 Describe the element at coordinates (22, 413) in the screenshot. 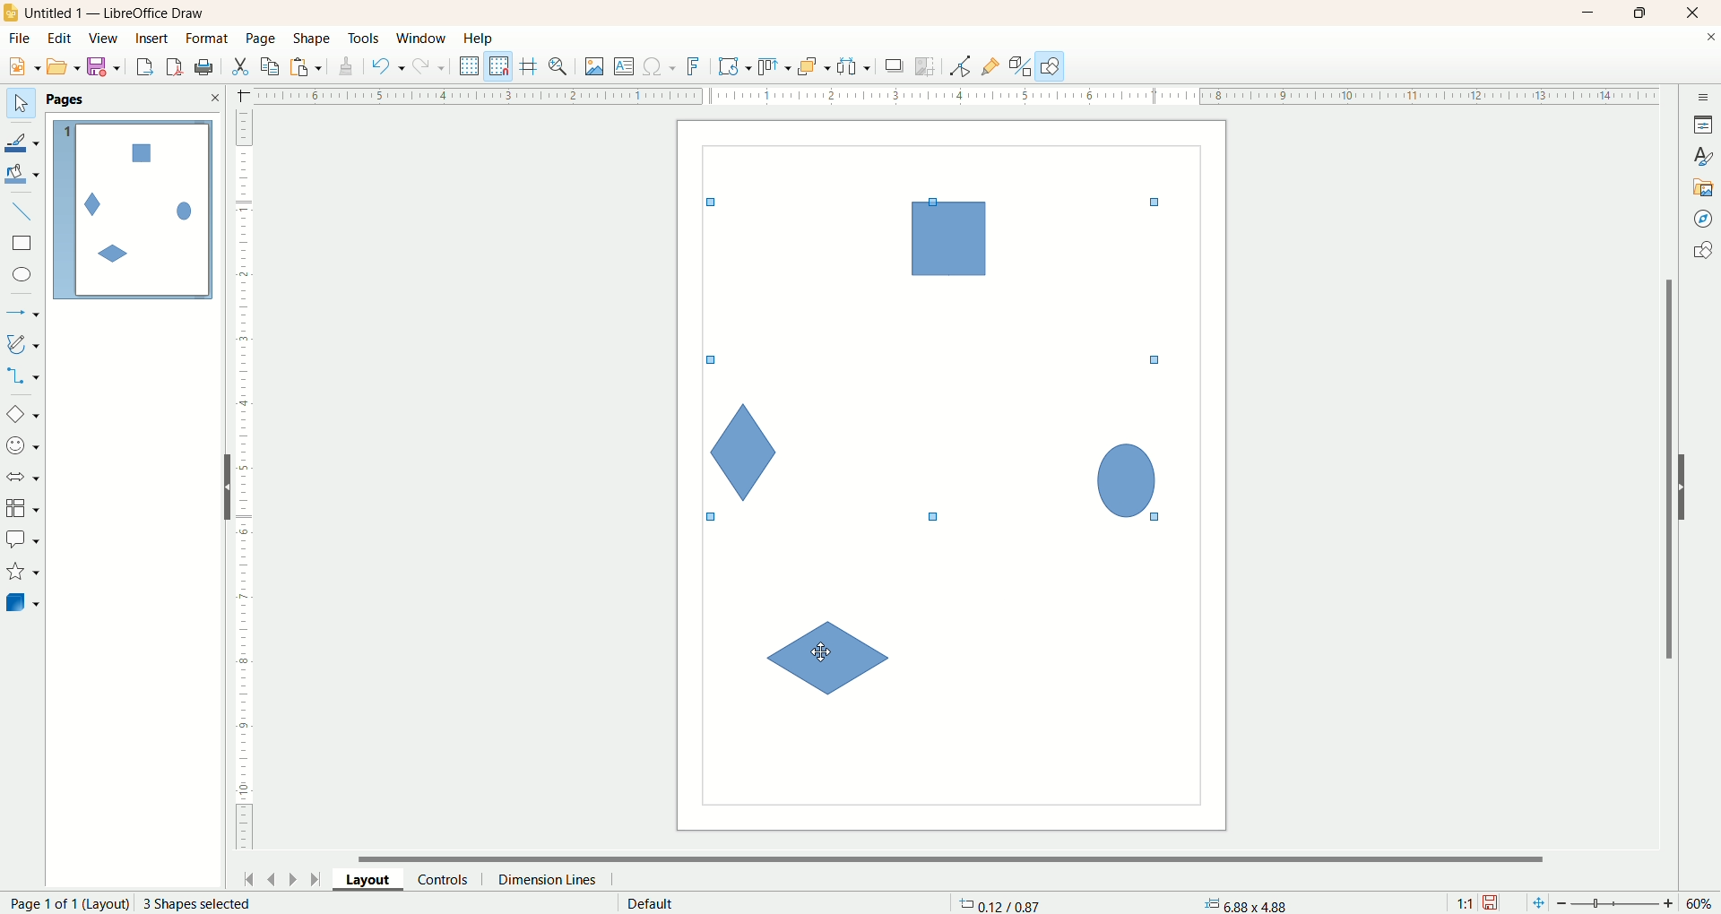

I see `basic shape` at that location.